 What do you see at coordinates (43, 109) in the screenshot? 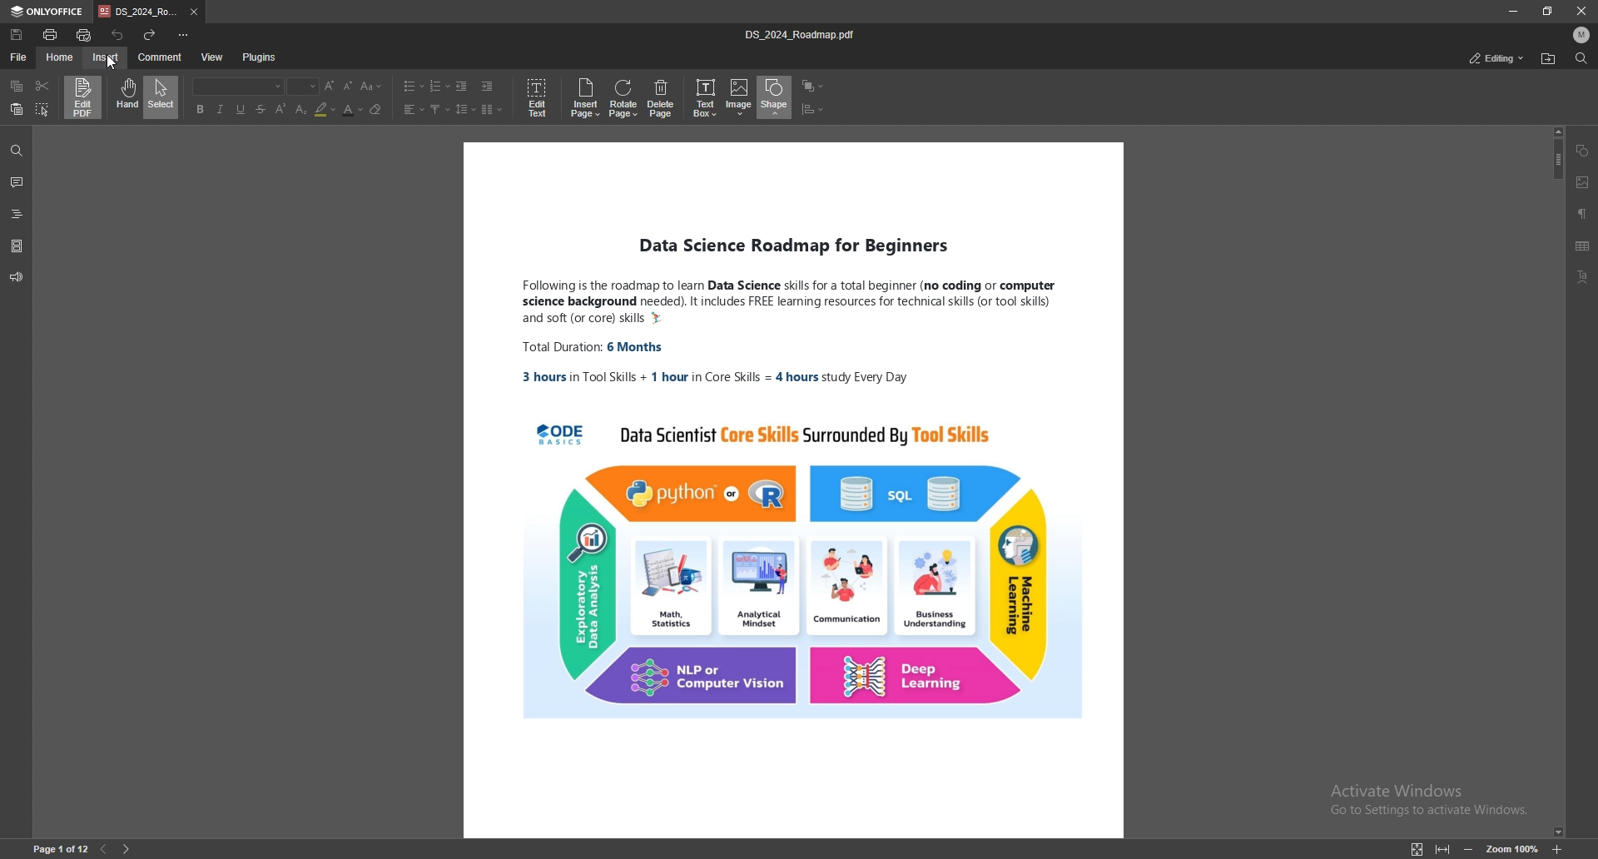
I see `select` at bounding box center [43, 109].